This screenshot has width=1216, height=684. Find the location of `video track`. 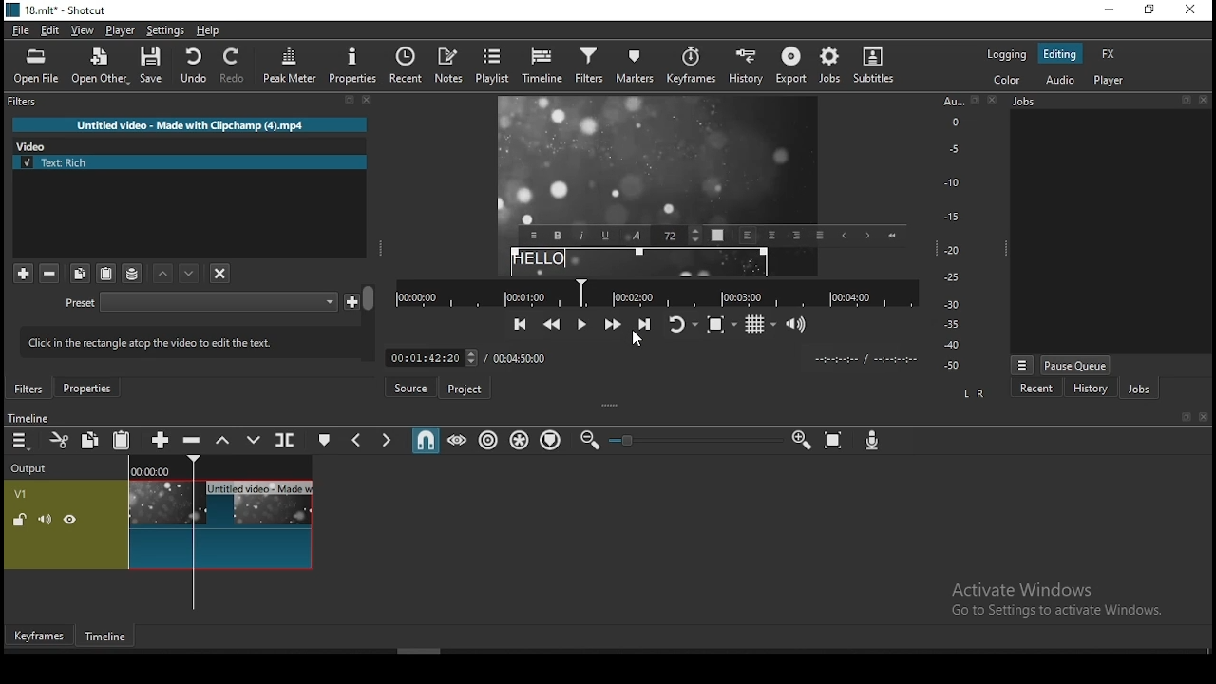

video track is located at coordinates (159, 524).